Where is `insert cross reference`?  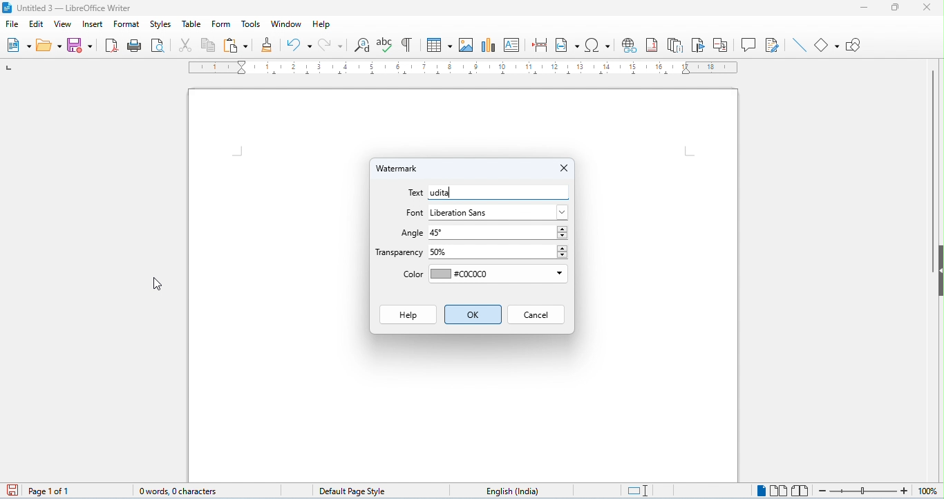 insert cross reference is located at coordinates (722, 46).